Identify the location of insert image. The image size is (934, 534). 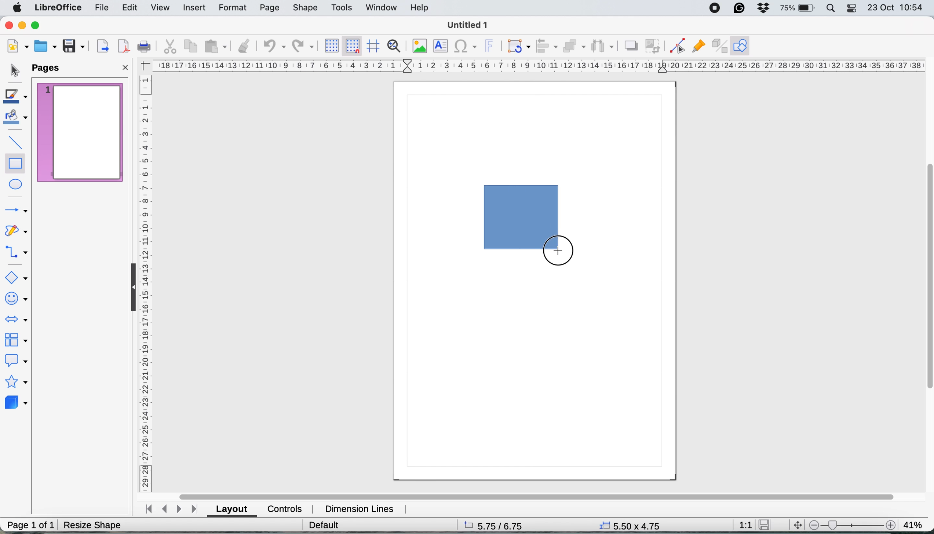
(422, 45).